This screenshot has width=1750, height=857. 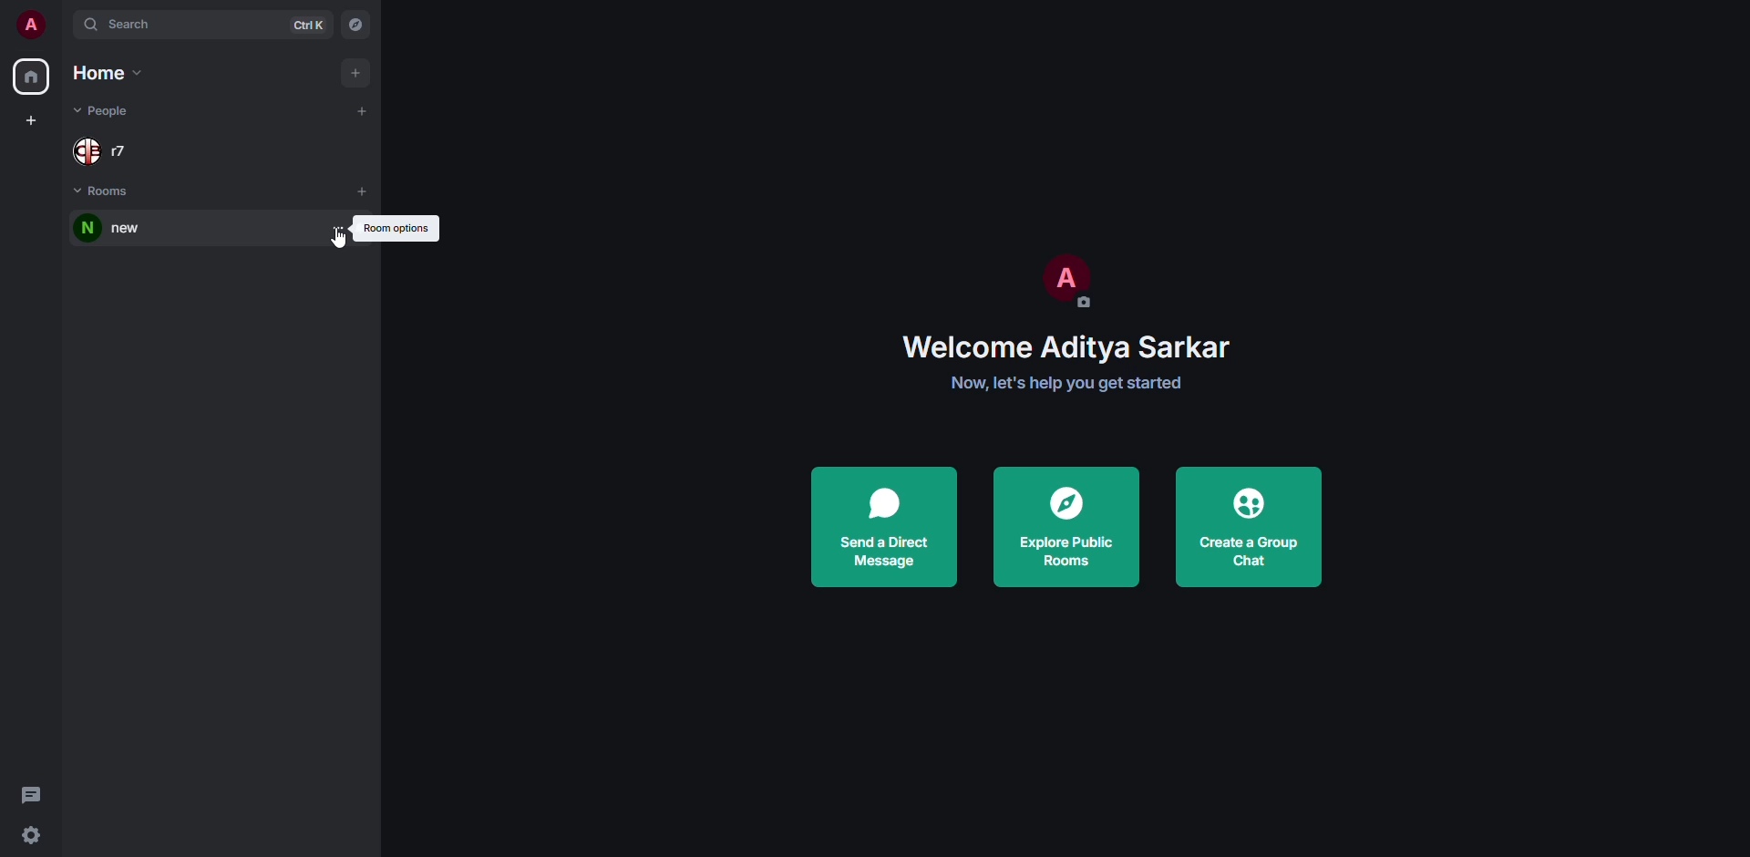 I want to click on room options, so click(x=396, y=227).